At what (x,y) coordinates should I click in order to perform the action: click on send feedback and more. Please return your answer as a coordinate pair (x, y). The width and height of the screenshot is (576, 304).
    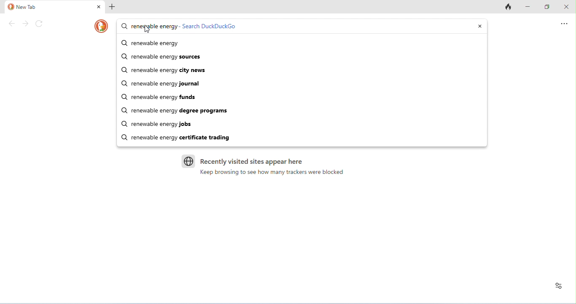
    Looking at the image, I should click on (564, 24).